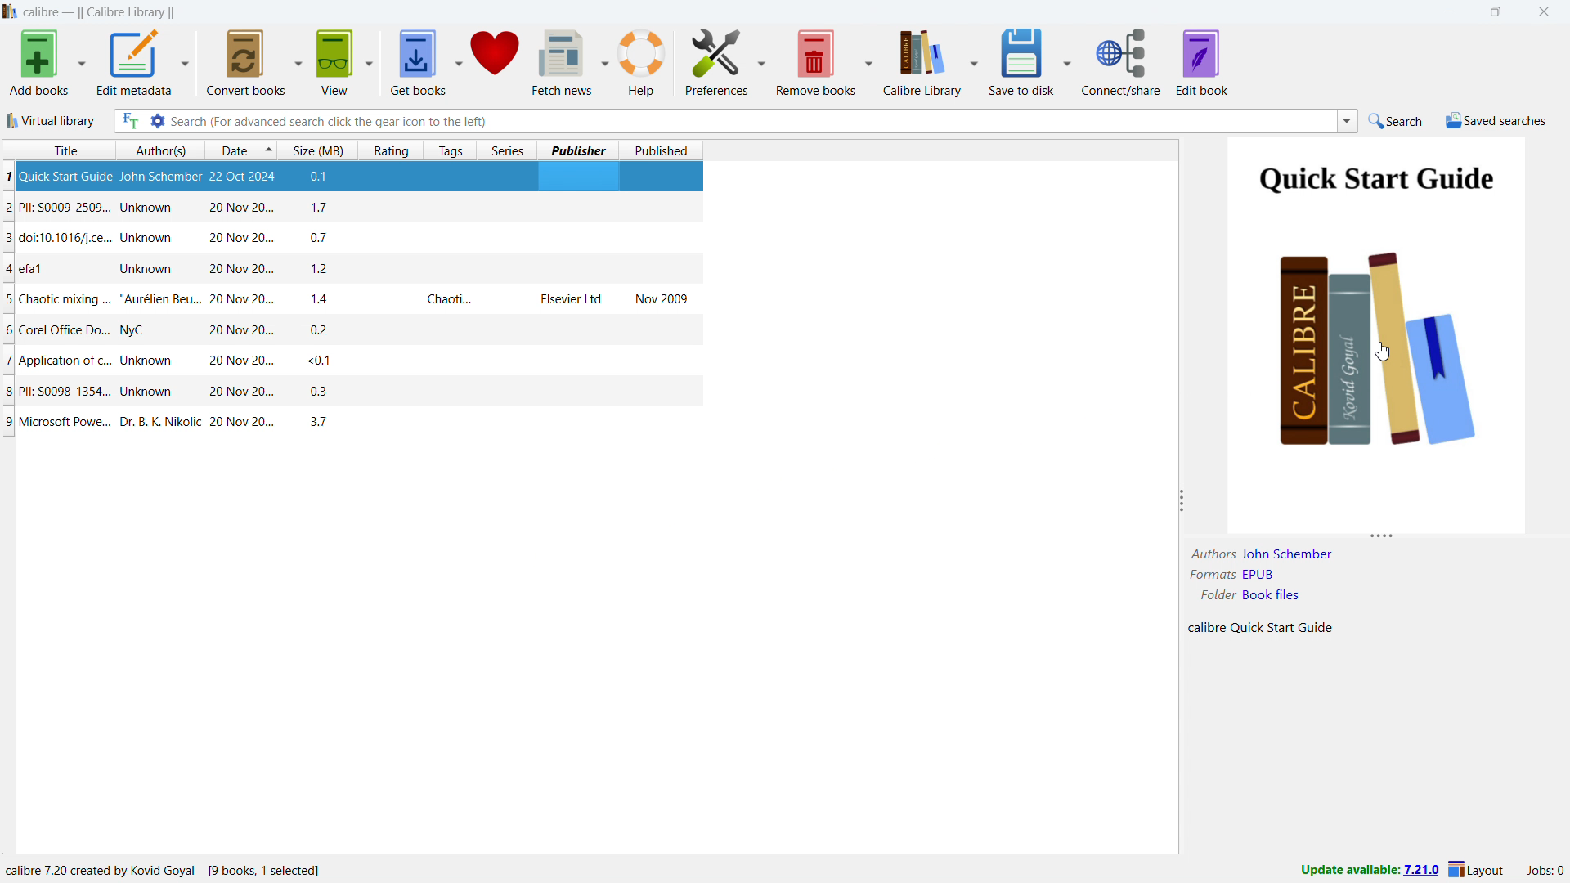  I want to click on 0.3, so click(317, 392).